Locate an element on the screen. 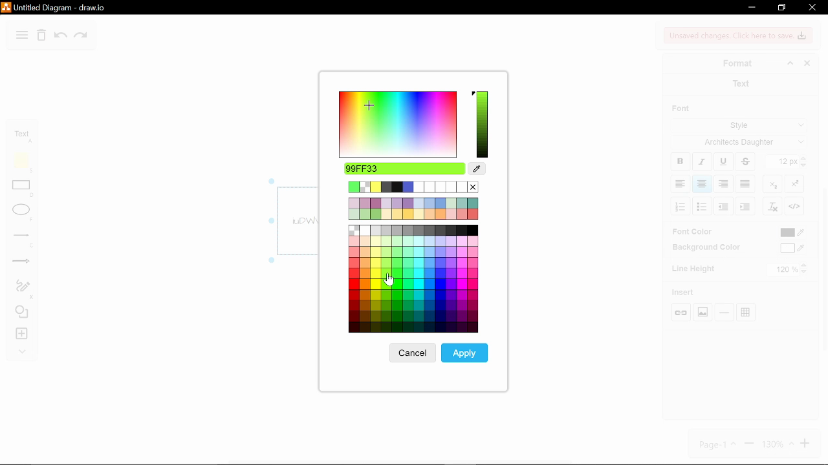  minimize is located at coordinates (752, 8).